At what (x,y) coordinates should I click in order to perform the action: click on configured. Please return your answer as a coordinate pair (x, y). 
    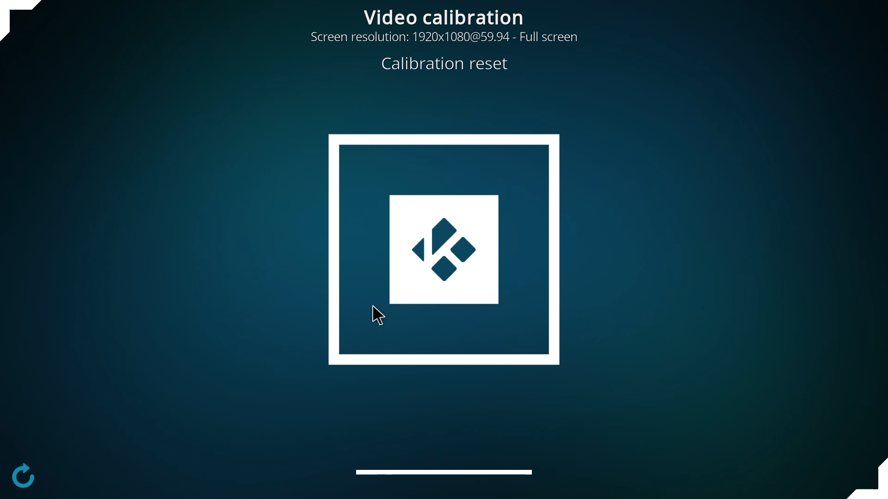
    Looking at the image, I should click on (443, 268).